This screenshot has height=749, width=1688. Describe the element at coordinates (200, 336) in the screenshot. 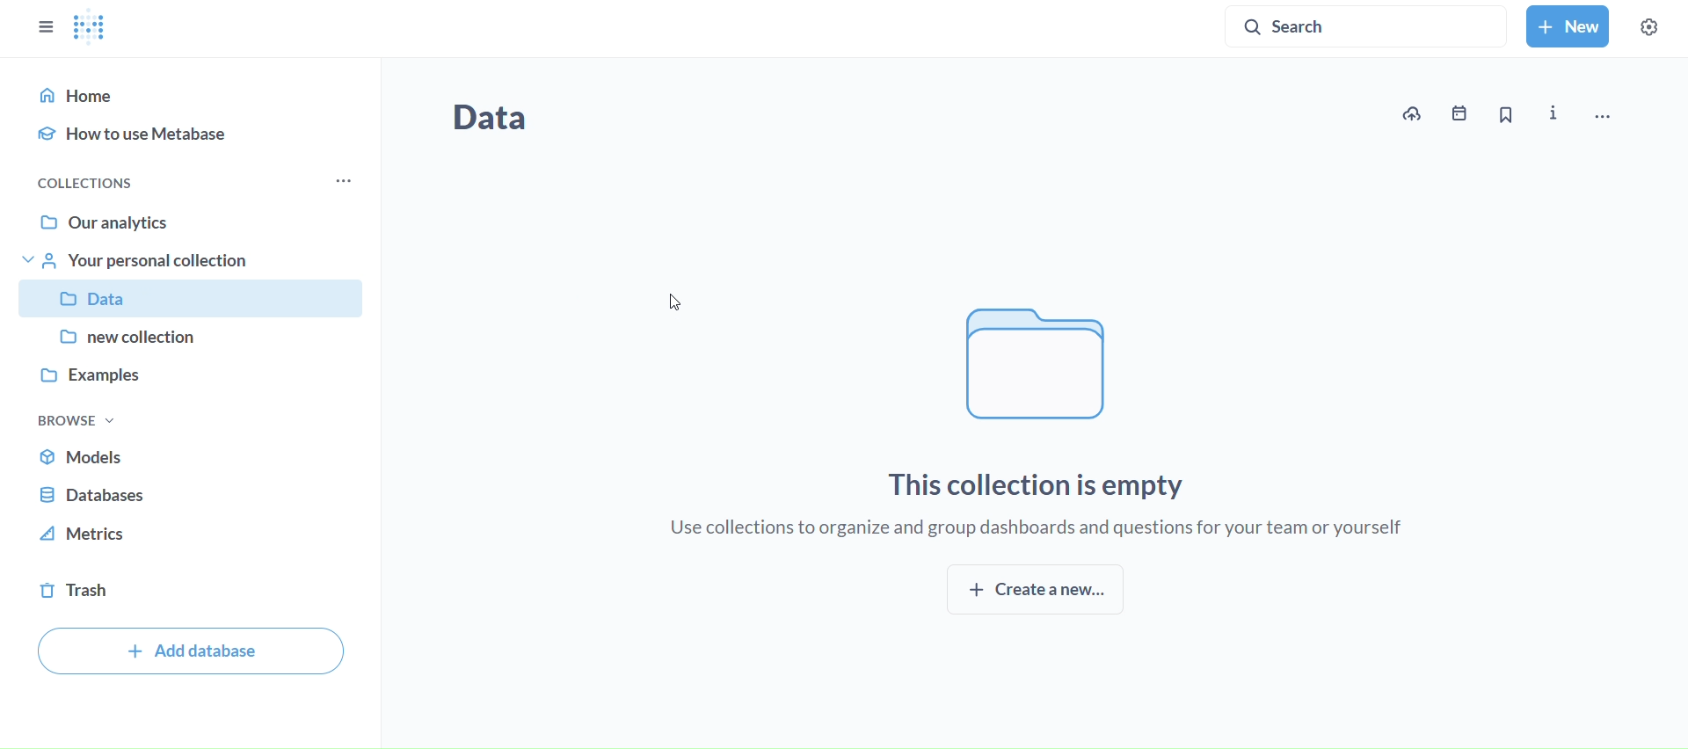

I see ` new collection` at that location.